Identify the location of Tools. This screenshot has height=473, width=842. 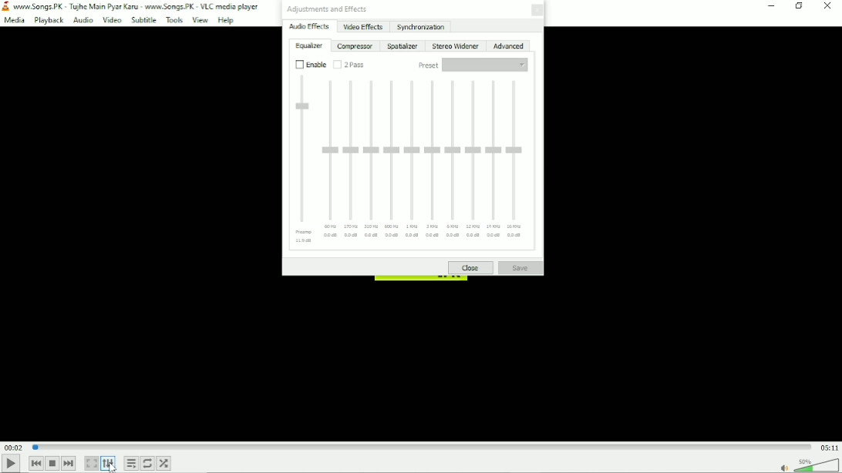
(173, 21).